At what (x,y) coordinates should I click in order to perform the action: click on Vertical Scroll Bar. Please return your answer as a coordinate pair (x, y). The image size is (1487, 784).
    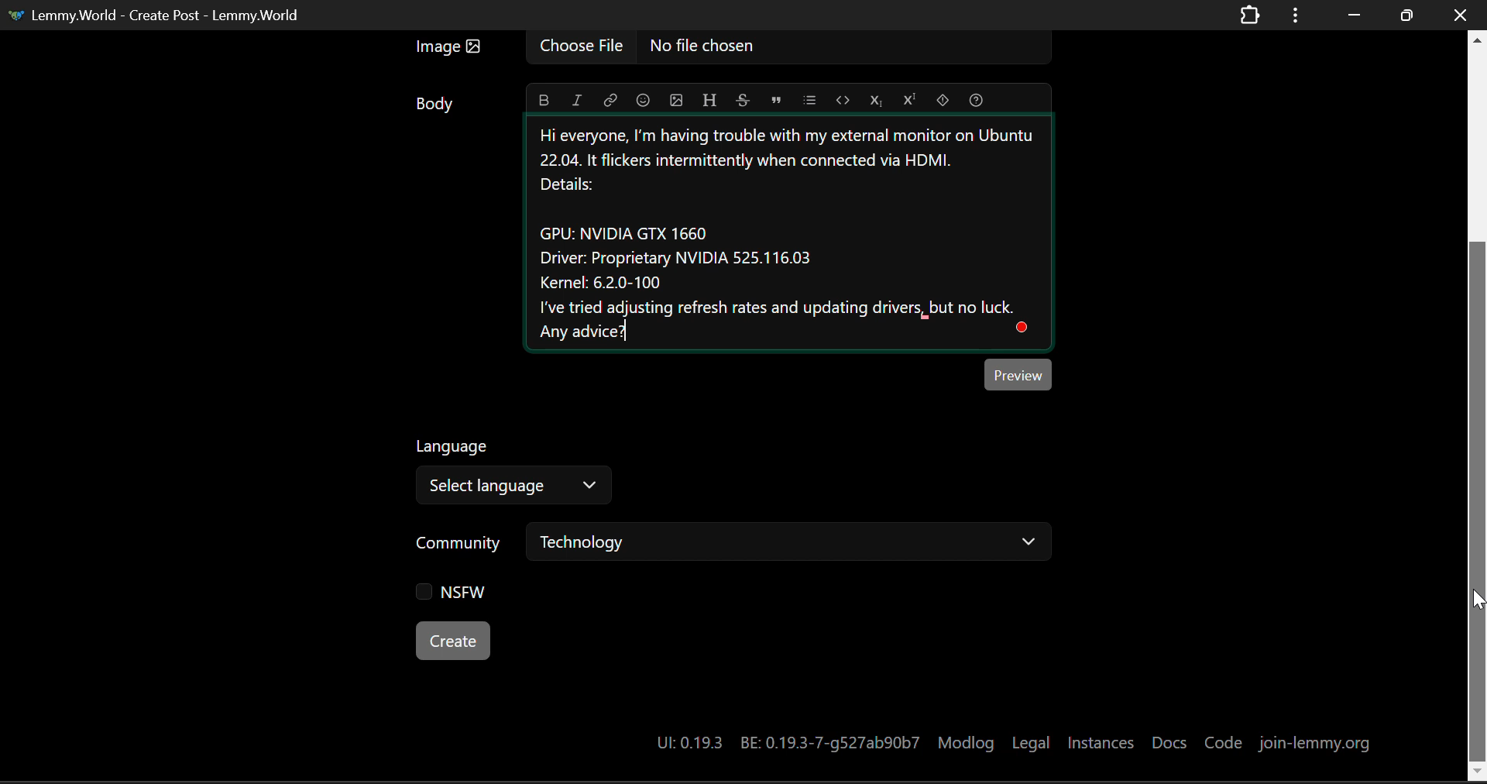
    Looking at the image, I should click on (1478, 406).